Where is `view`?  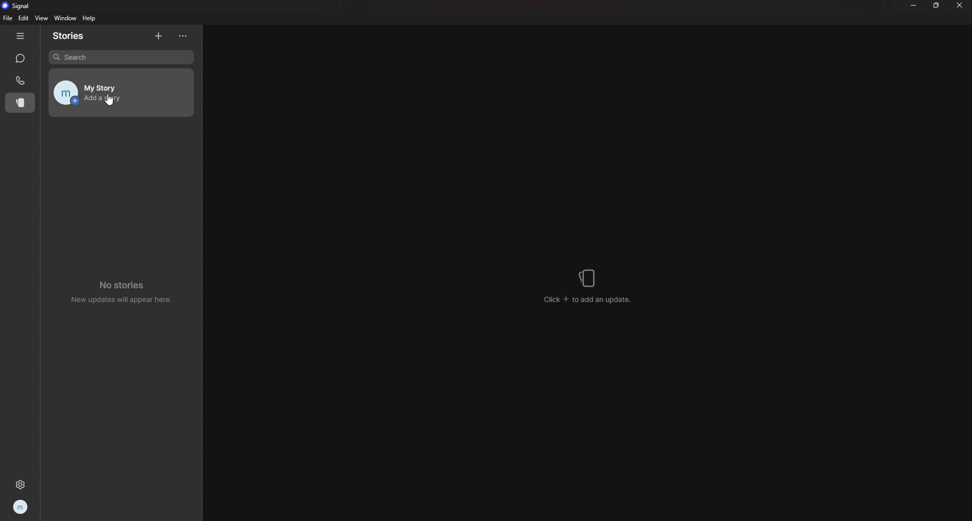 view is located at coordinates (41, 18).